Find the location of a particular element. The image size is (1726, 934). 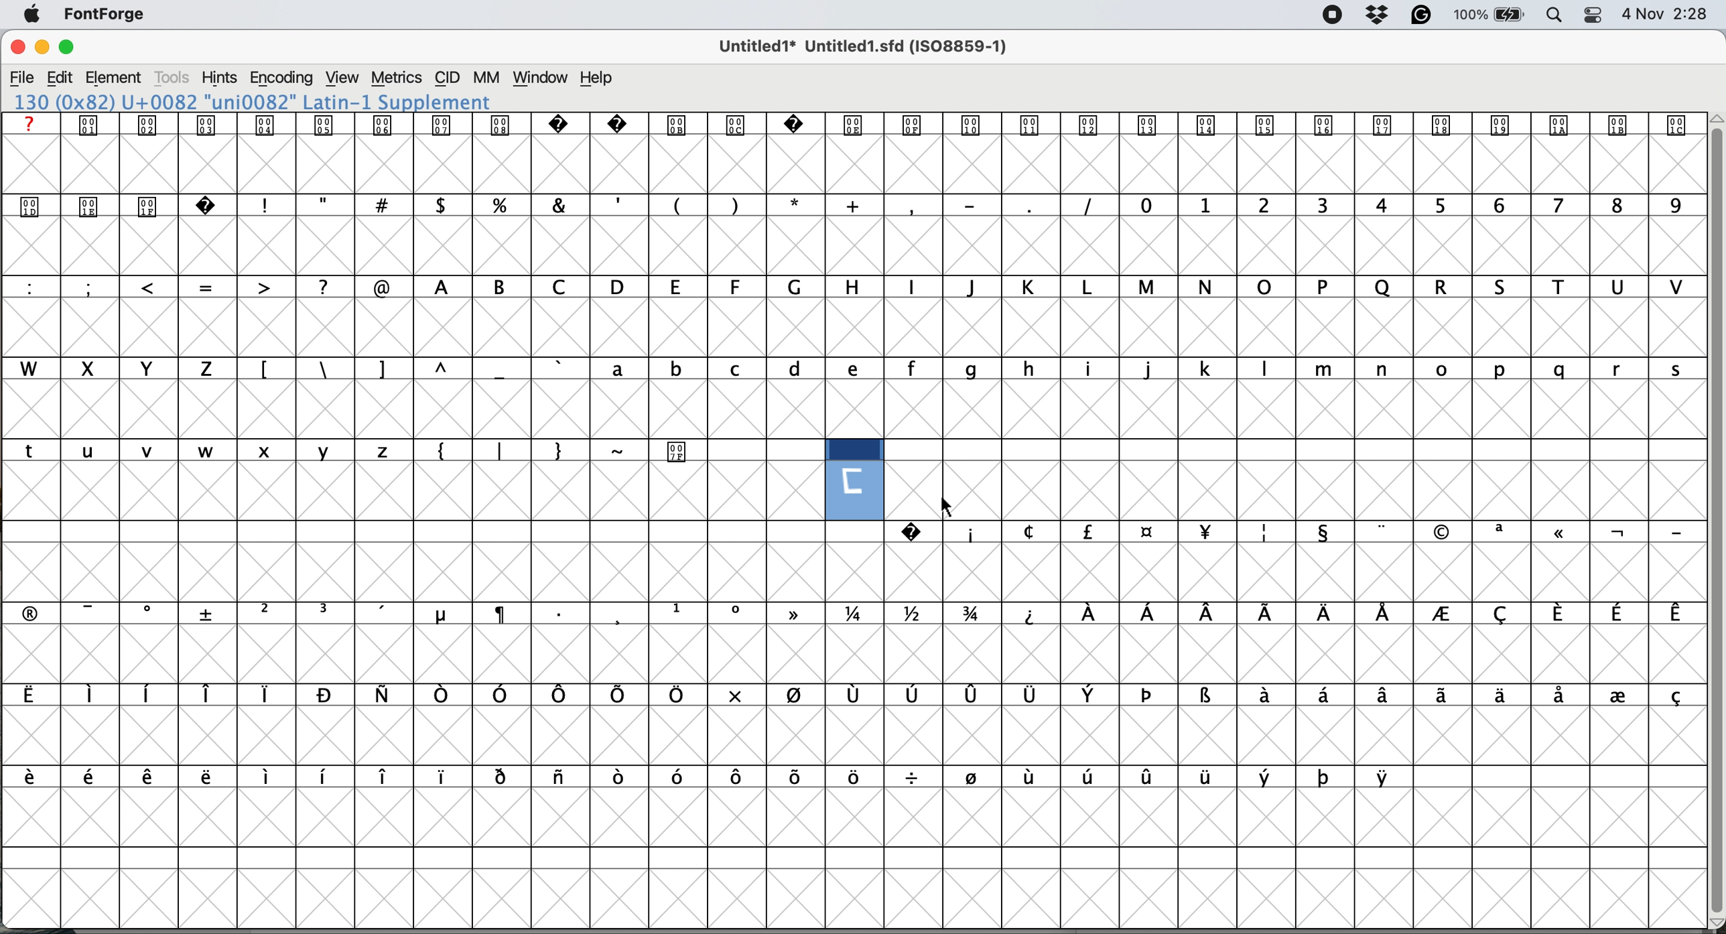

spotlight search is located at coordinates (1551, 17).